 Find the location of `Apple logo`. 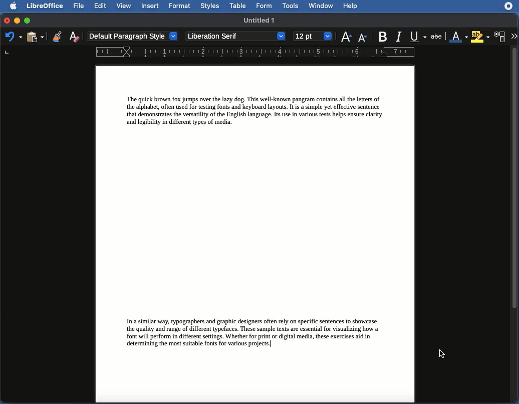

Apple logo is located at coordinates (11, 6).